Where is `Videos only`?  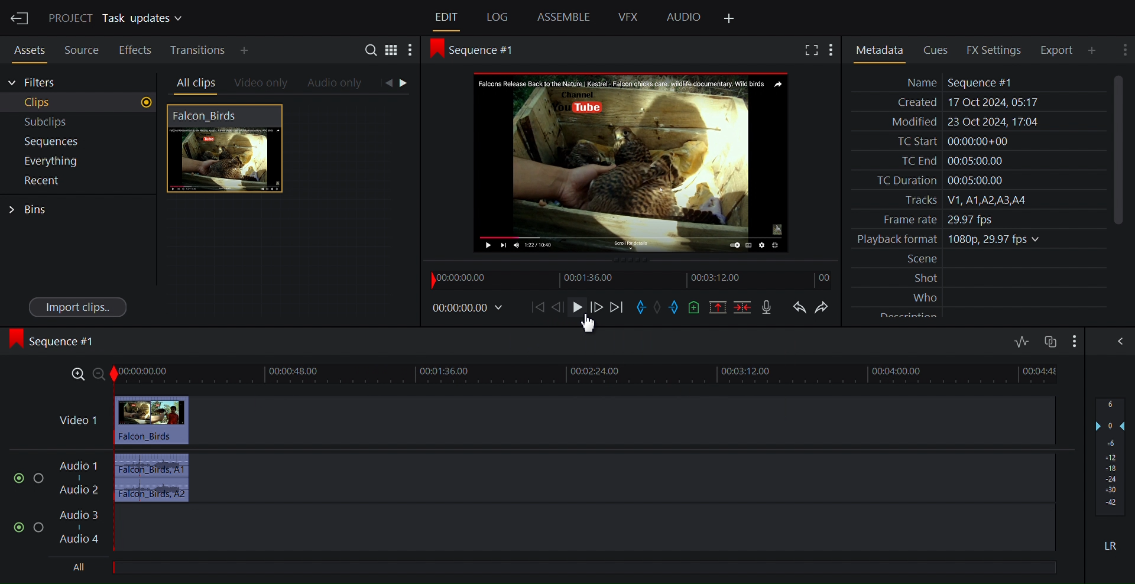 Videos only is located at coordinates (261, 84).